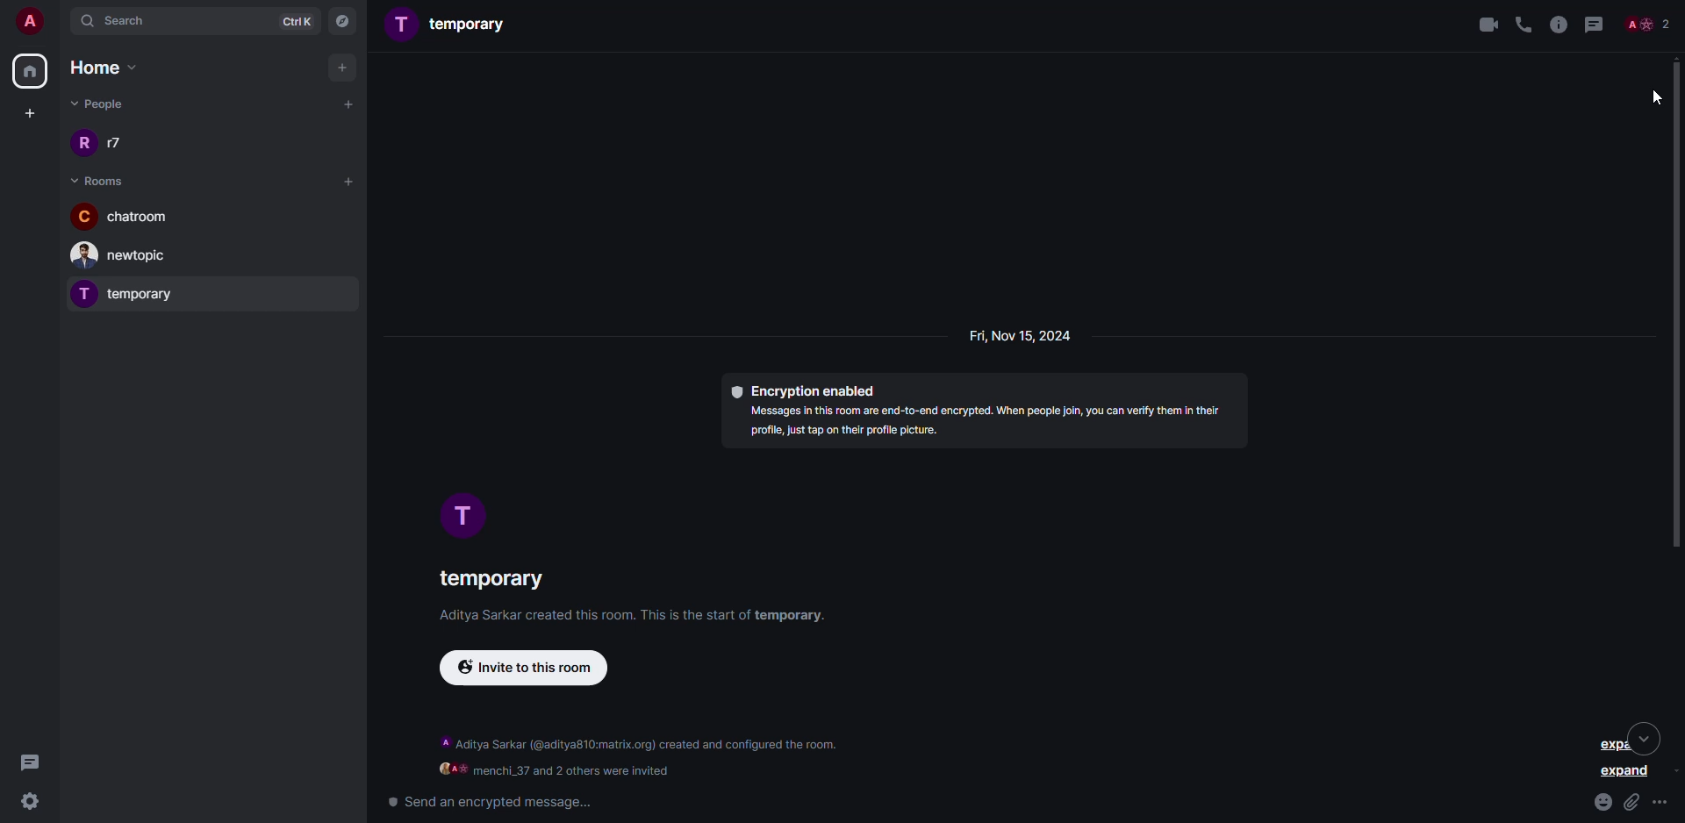 This screenshot has width=1685, height=823. What do you see at coordinates (1653, 97) in the screenshot?
I see `cursor` at bounding box center [1653, 97].